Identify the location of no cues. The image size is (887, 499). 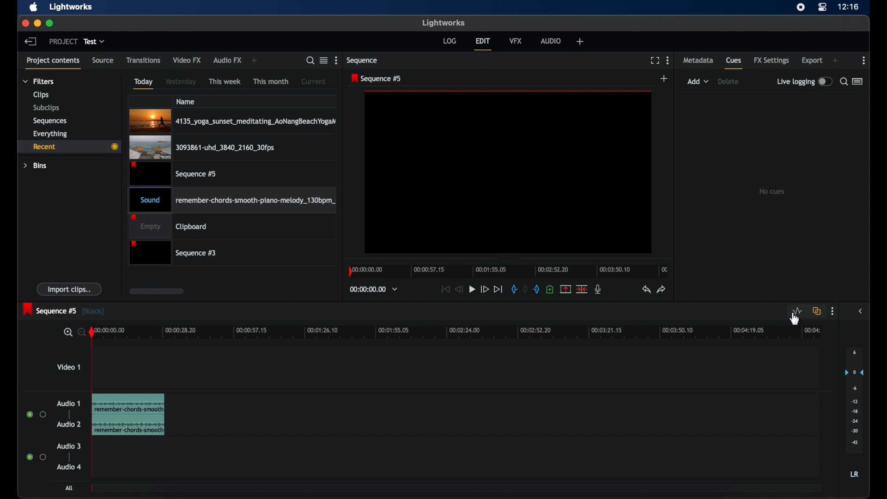
(772, 191).